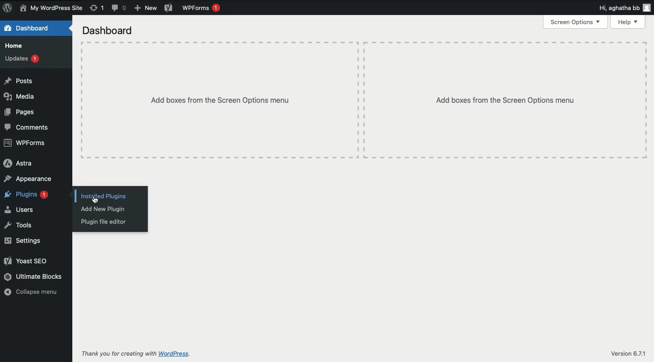 Image resolution: width=654 pixels, height=362 pixels. I want to click on Name, so click(52, 9).